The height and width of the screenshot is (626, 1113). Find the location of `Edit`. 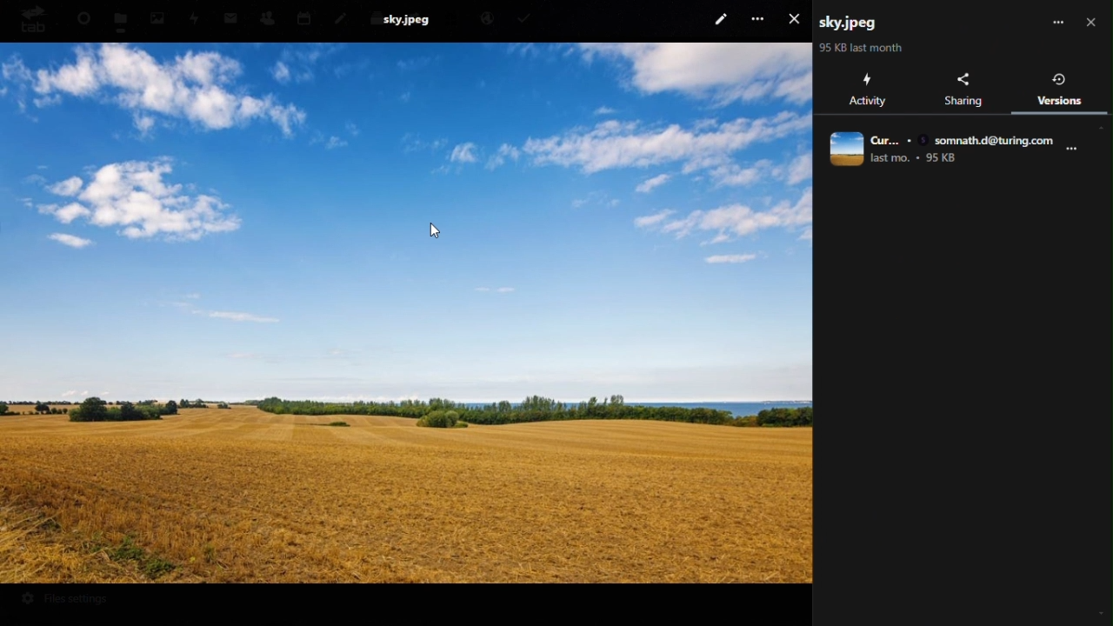

Edit is located at coordinates (720, 17).